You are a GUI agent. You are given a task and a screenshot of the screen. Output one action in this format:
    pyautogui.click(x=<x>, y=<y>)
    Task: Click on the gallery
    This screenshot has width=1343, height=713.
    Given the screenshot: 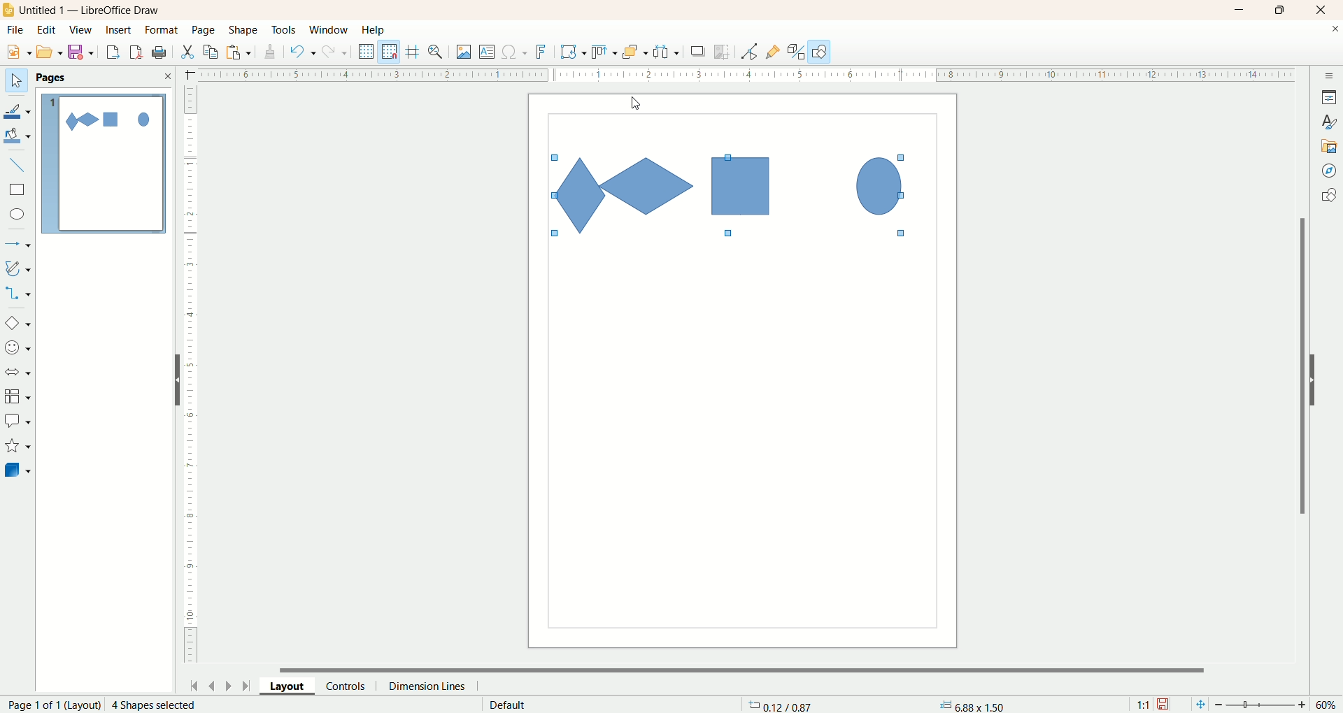 What is the action you would take?
    pyautogui.click(x=1330, y=145)
    